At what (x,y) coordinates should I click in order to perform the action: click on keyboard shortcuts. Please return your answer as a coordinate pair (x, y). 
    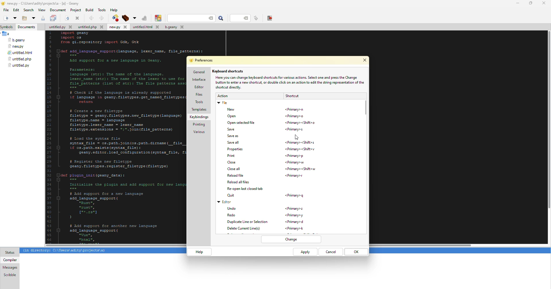
    Looking at the image, I should click on (228, 71).